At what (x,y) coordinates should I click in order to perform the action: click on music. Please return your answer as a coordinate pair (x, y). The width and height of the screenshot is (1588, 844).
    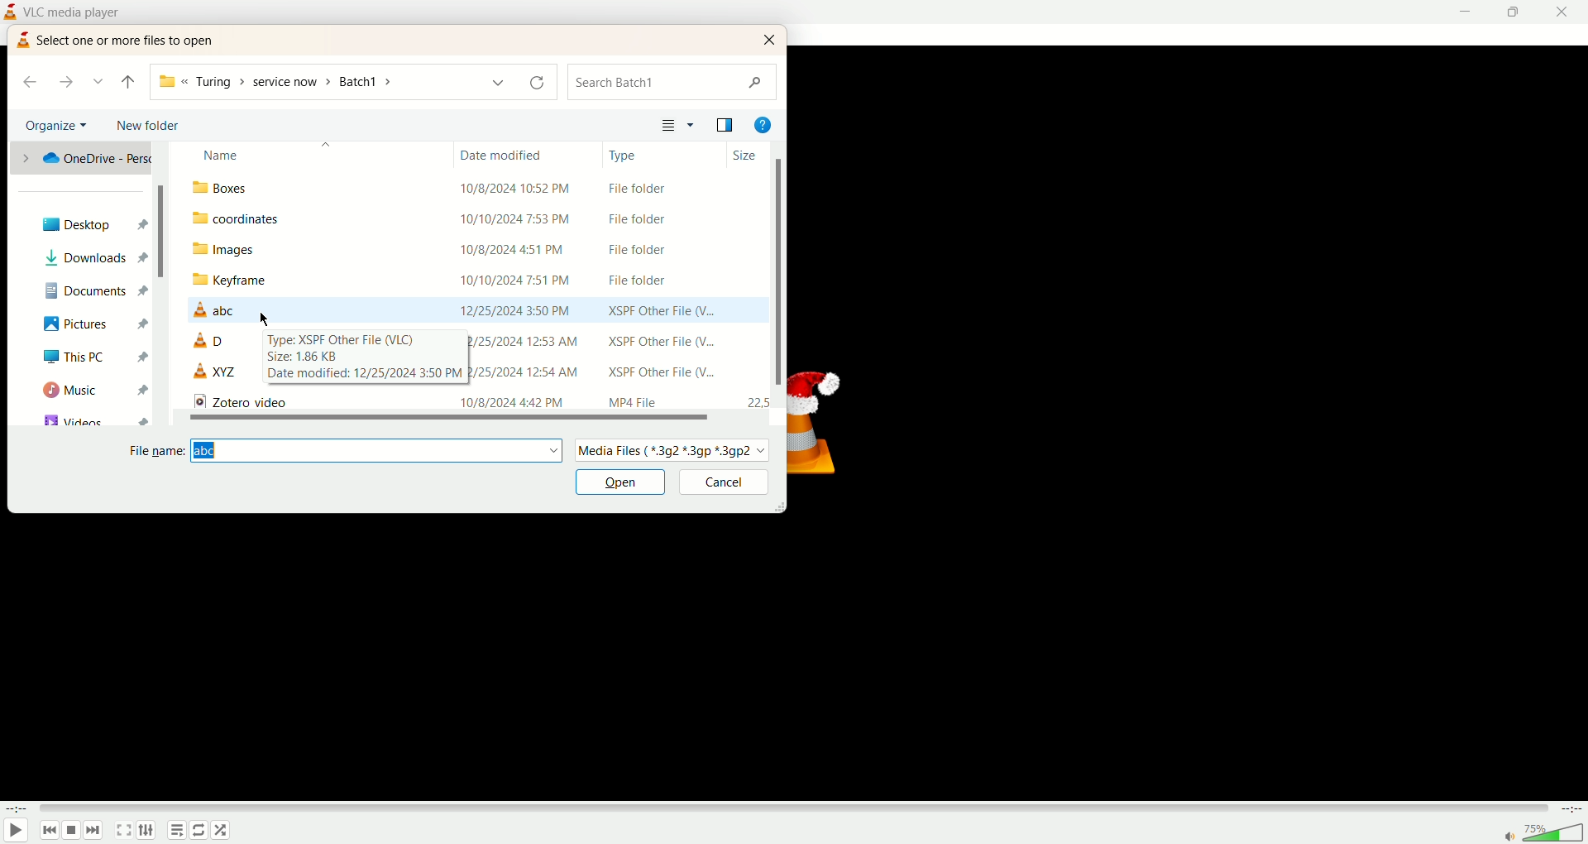
    Looking at the image, I should click on (93, 388).